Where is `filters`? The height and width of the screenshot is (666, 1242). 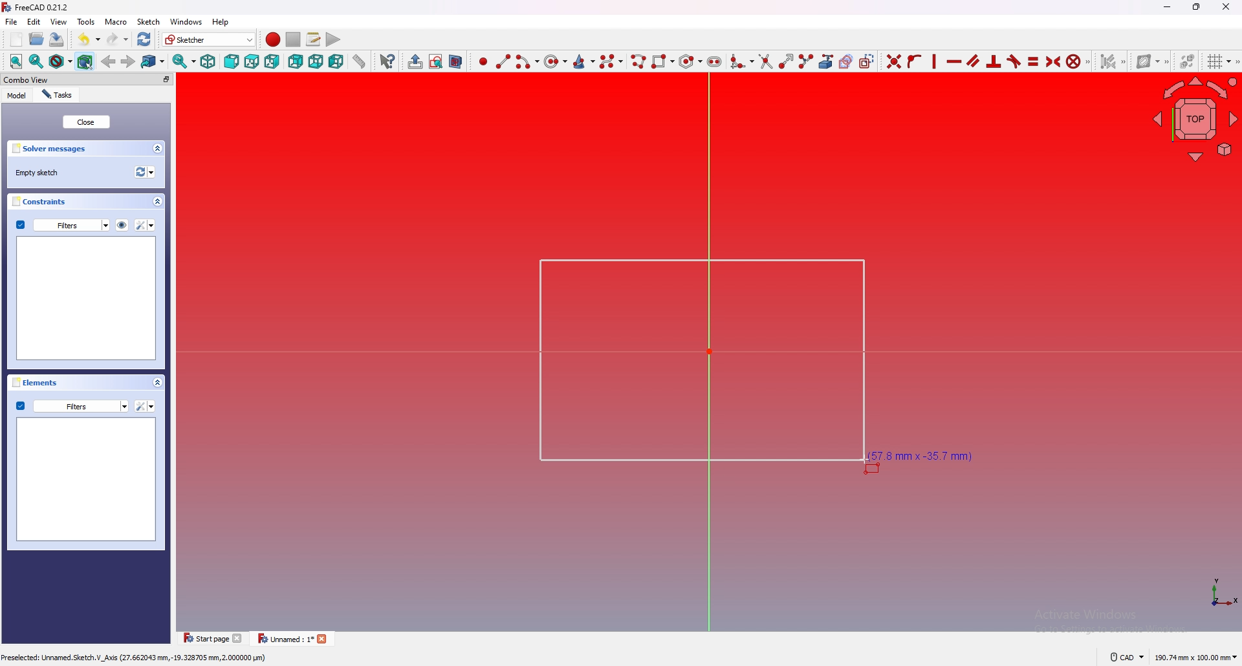
filters is located at coordinates (71, 406).